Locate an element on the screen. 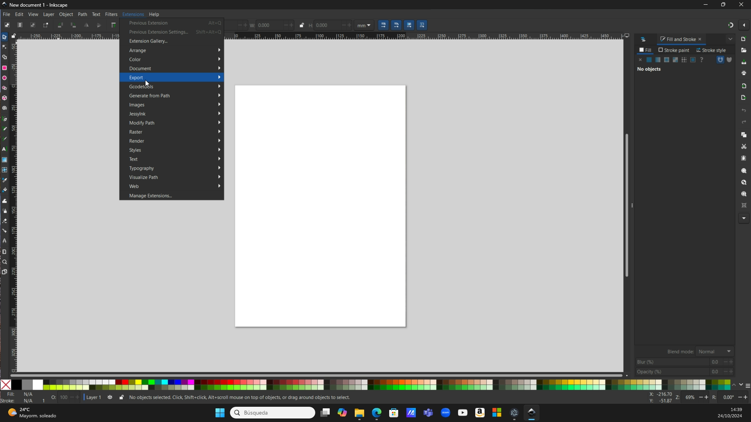 The width and height of the screenshot is (751, 422). Customization Bar is located at coordinates (6, 154).